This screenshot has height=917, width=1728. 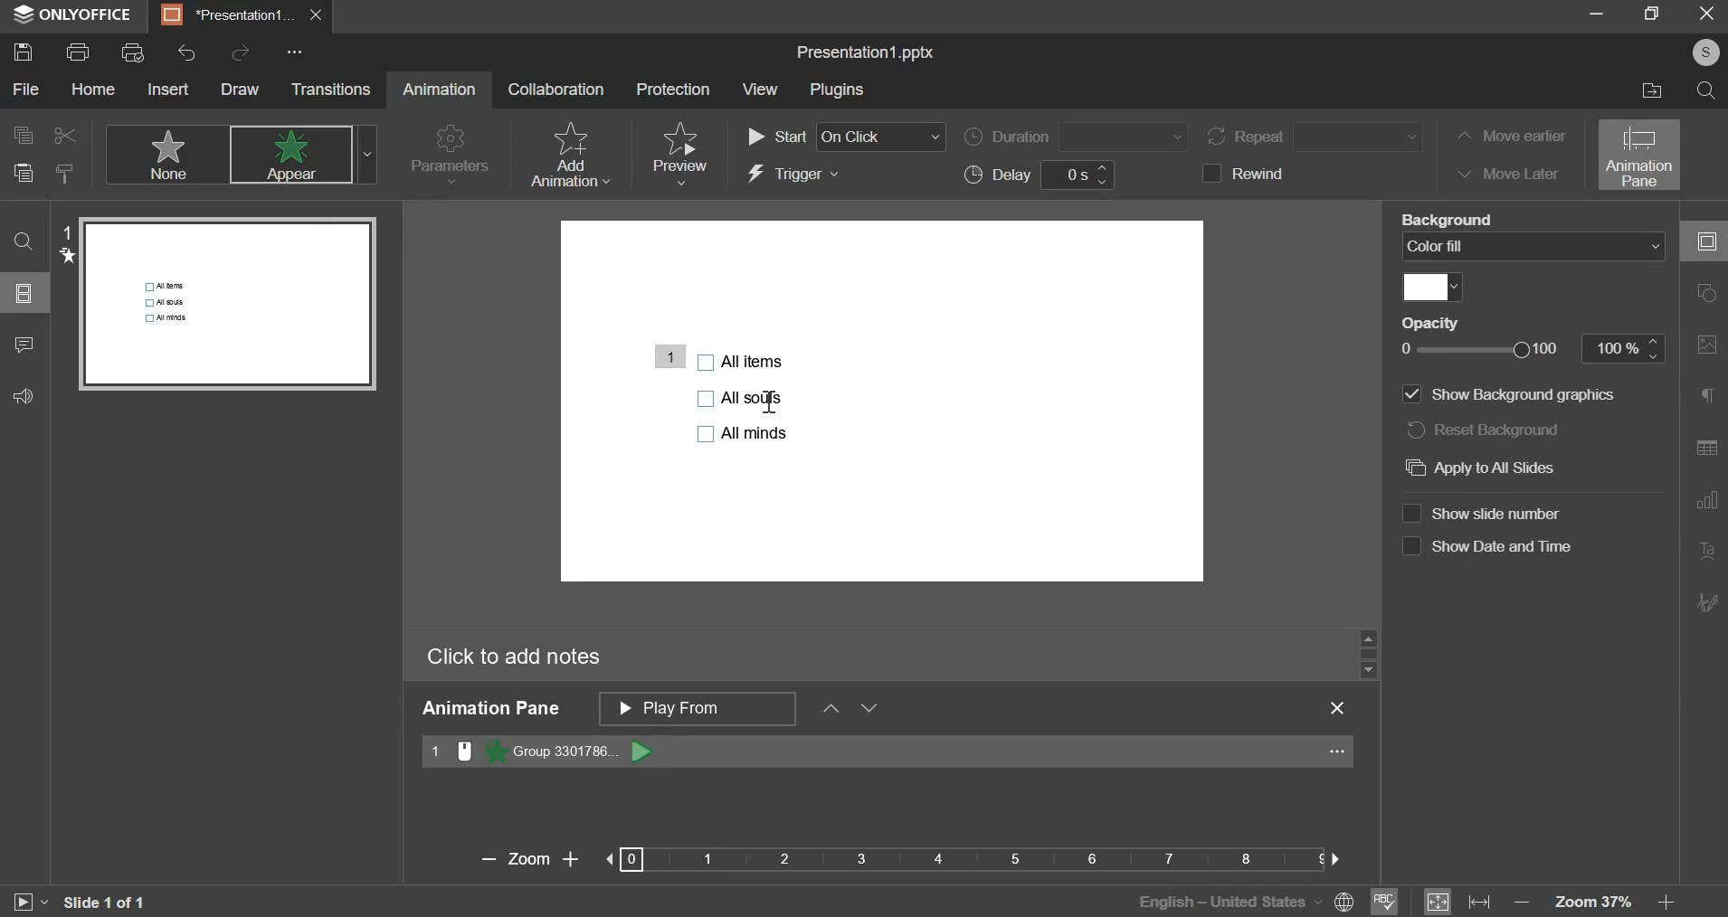 What do you see at coordinates (1491, 468) in the screenshot?
I see `apply to all slides` at bounding box center [1491, 468].